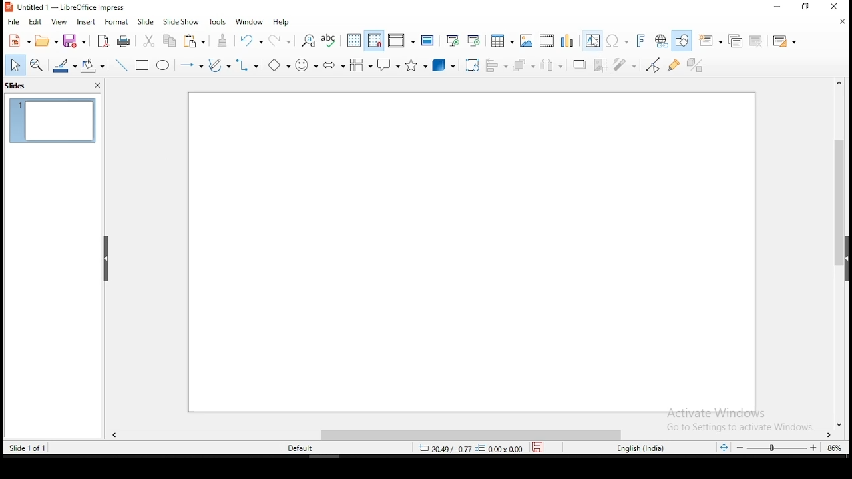 This screenshot has width=852, height=479. I want to click on line color, so click(62, 66).